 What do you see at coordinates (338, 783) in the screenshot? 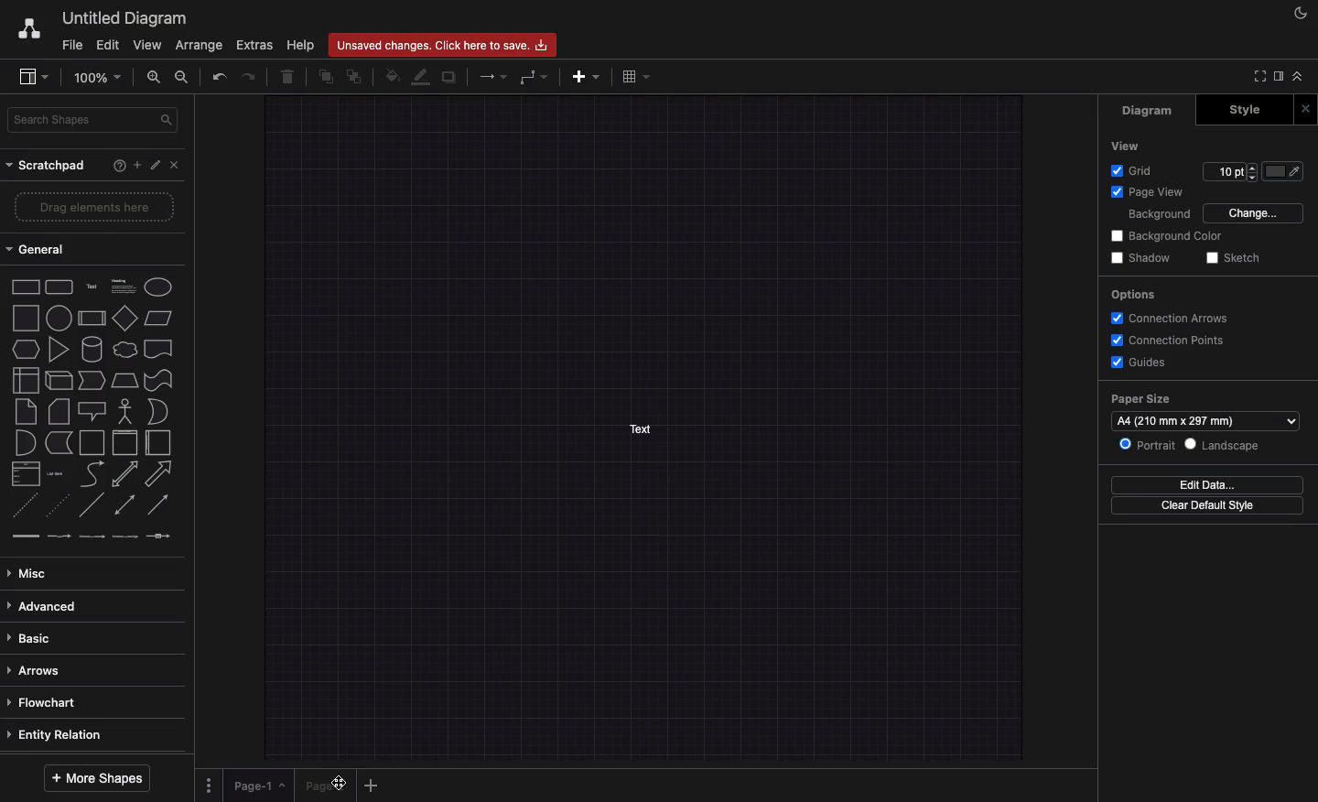
I see `Cursor` at bounding box center [338, 783].